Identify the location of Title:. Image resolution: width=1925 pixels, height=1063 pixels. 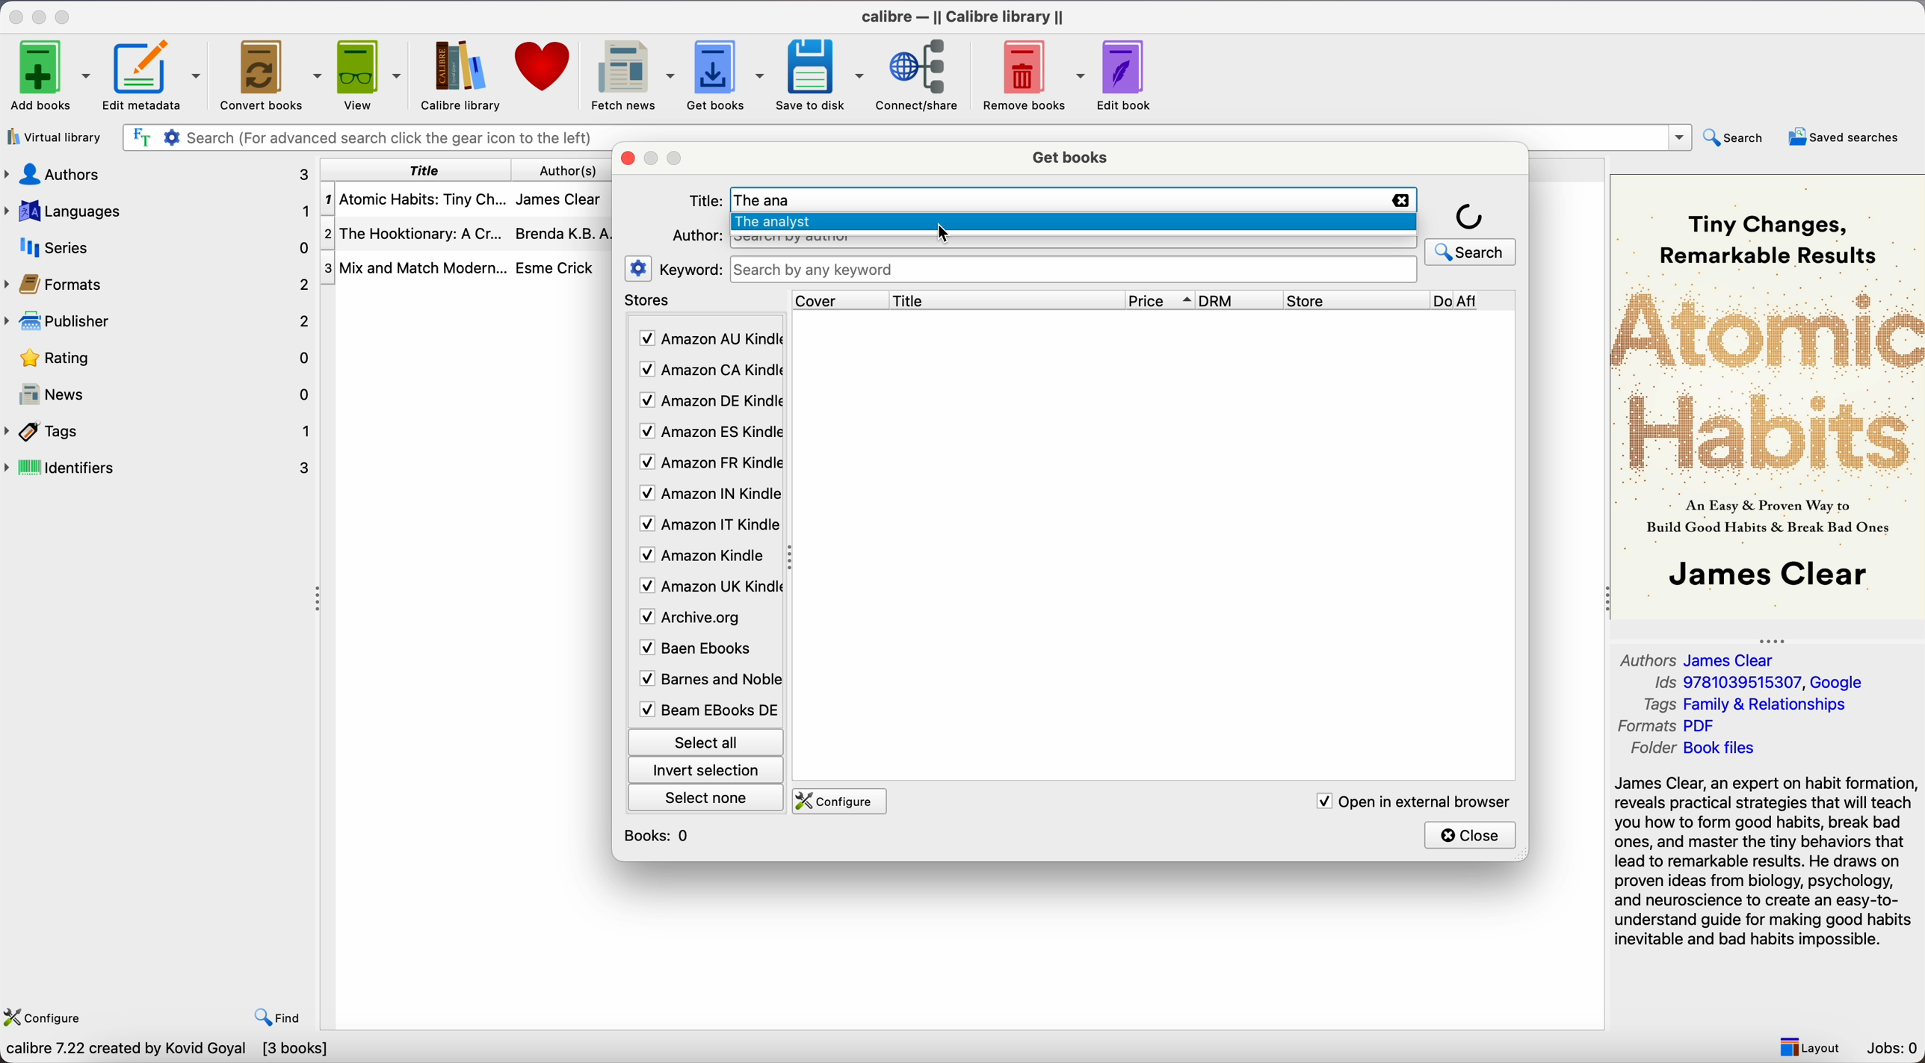
(708, 201).